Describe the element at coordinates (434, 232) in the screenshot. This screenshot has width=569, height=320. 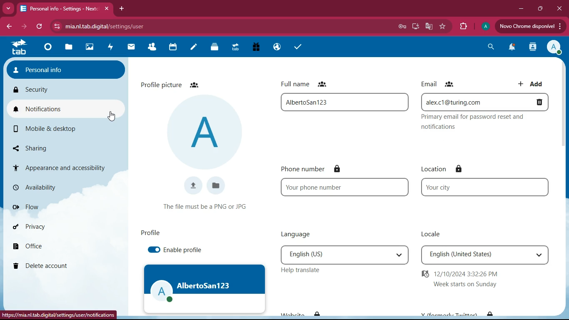
I see `locale` at that location.